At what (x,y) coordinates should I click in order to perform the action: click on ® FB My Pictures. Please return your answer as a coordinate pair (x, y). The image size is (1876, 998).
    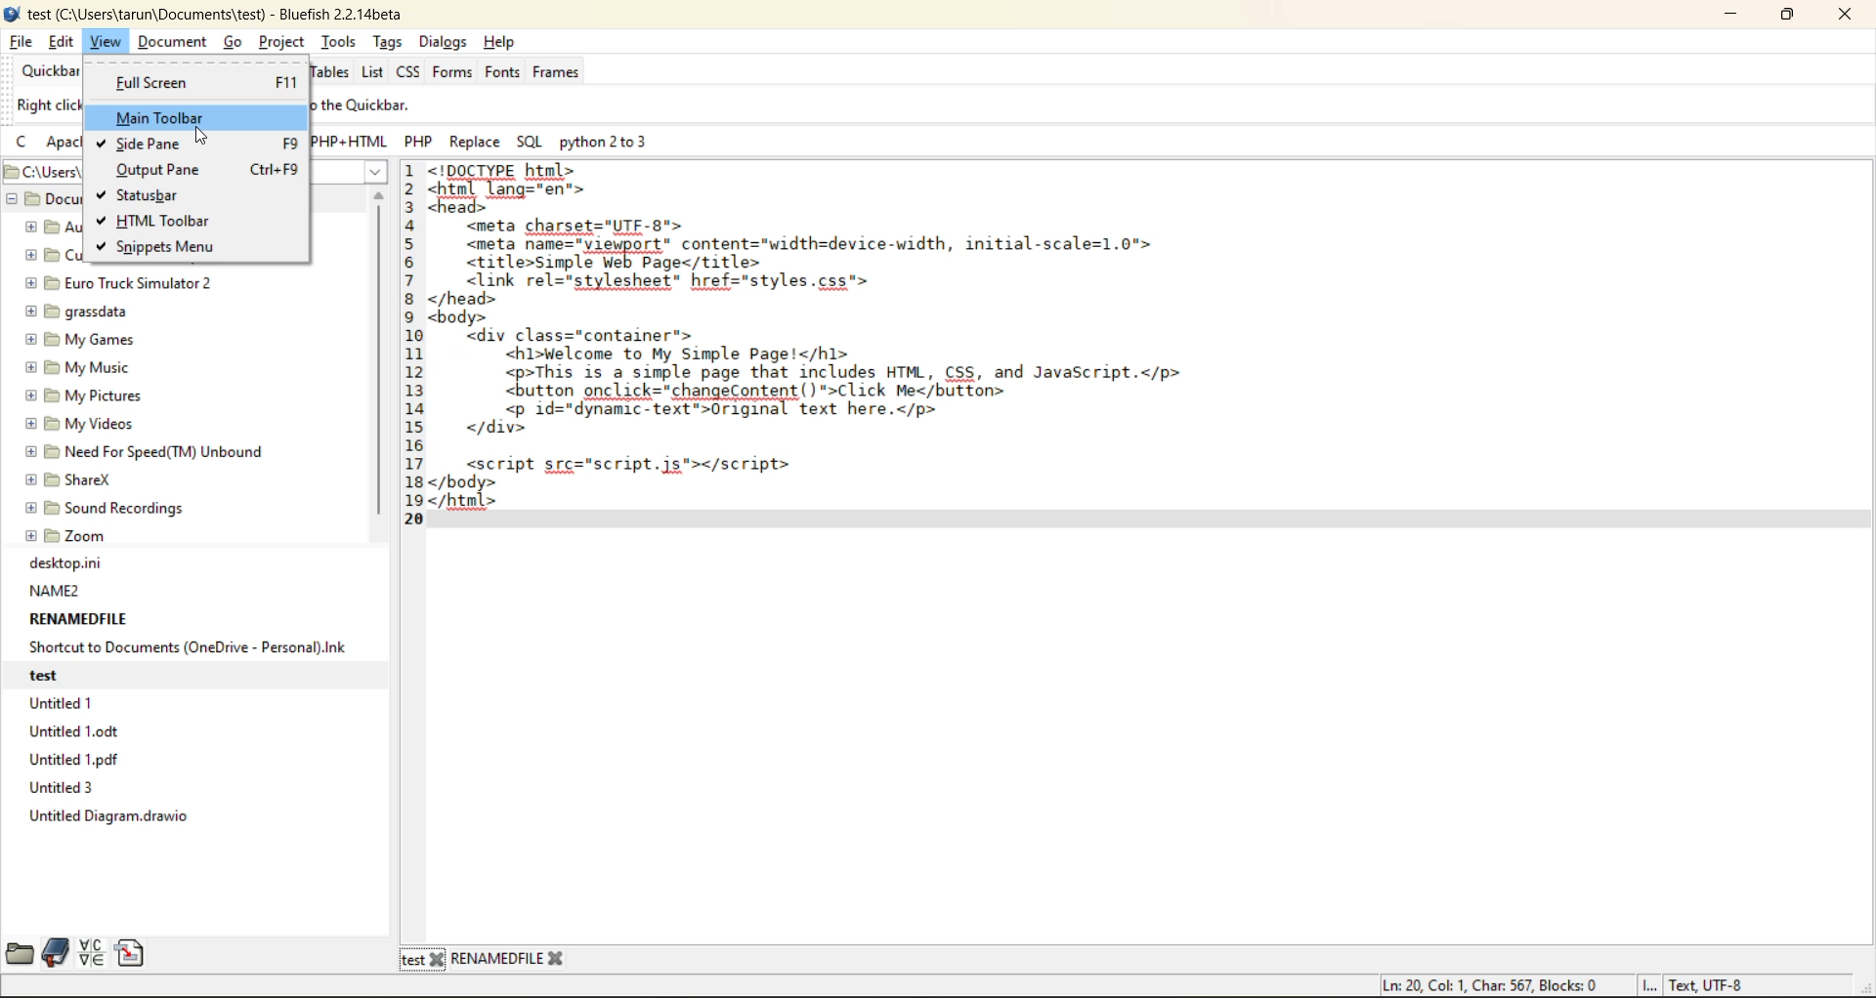
    Looking at the image, I should click on (82, 395).